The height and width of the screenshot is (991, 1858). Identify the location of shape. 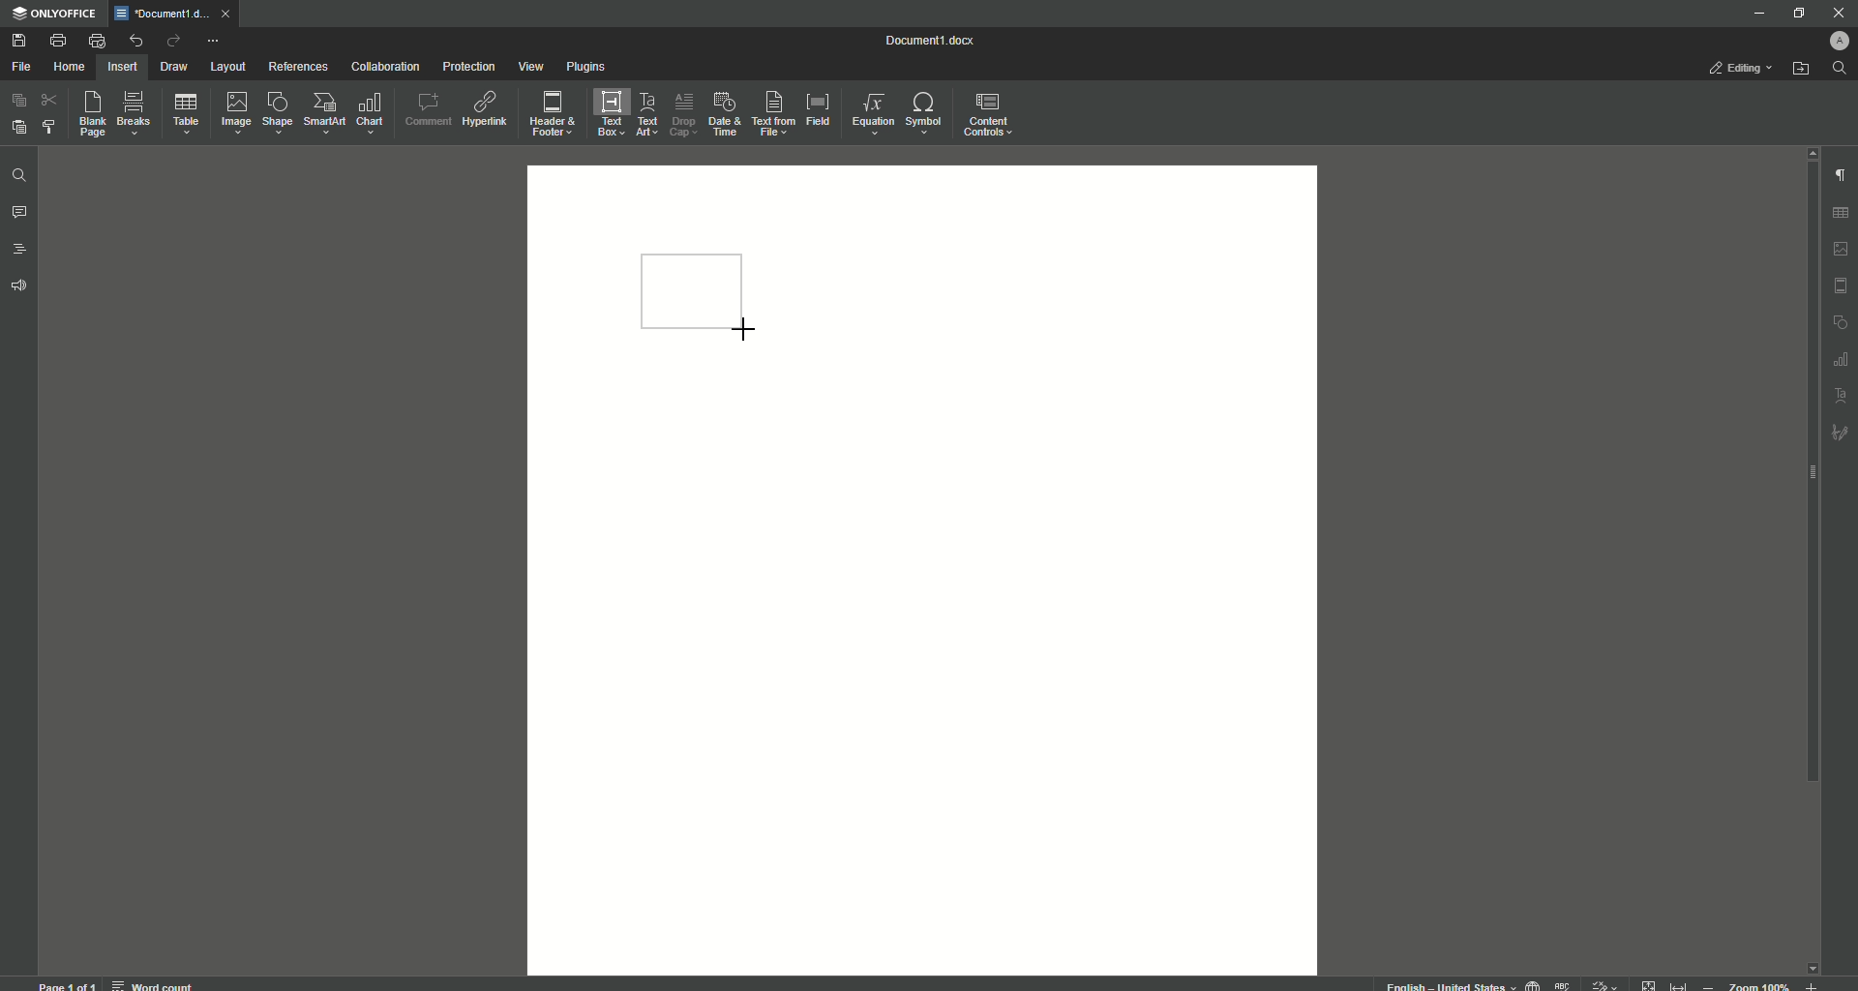
(1841, 323).